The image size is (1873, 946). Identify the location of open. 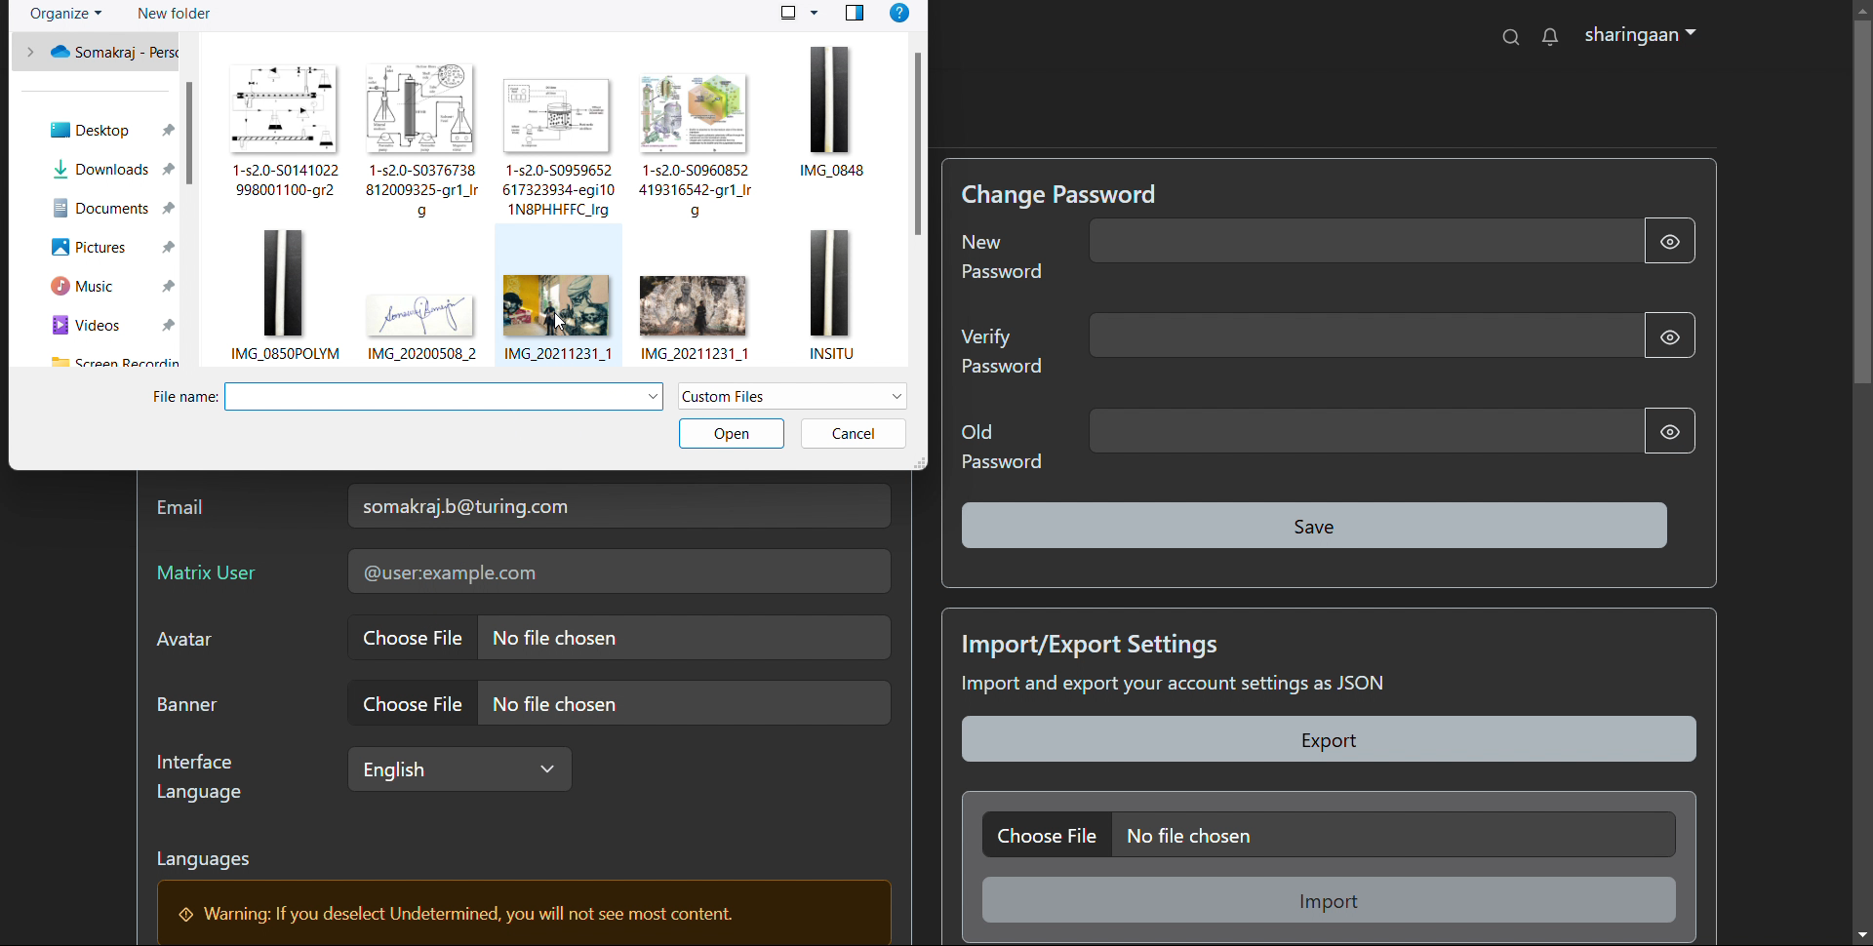
(731, 434).